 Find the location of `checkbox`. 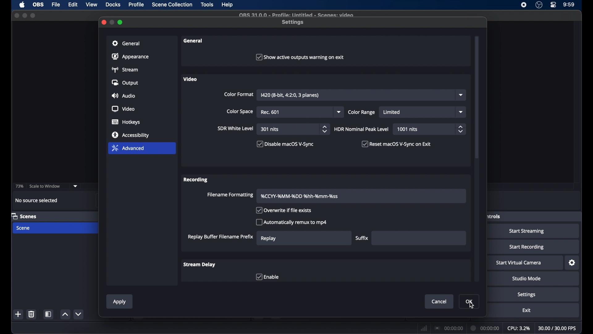

checkbox is located at coordinates (299, 57).